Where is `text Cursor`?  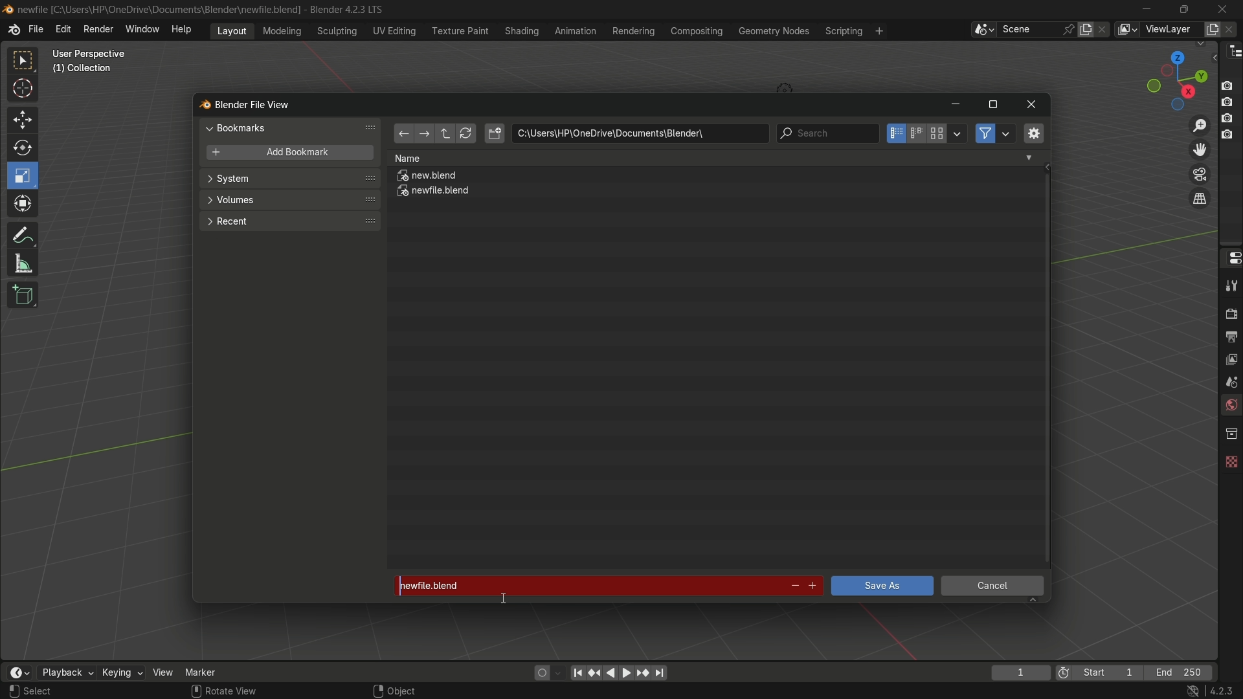
text Cursor is located at coordinates (505, 600).